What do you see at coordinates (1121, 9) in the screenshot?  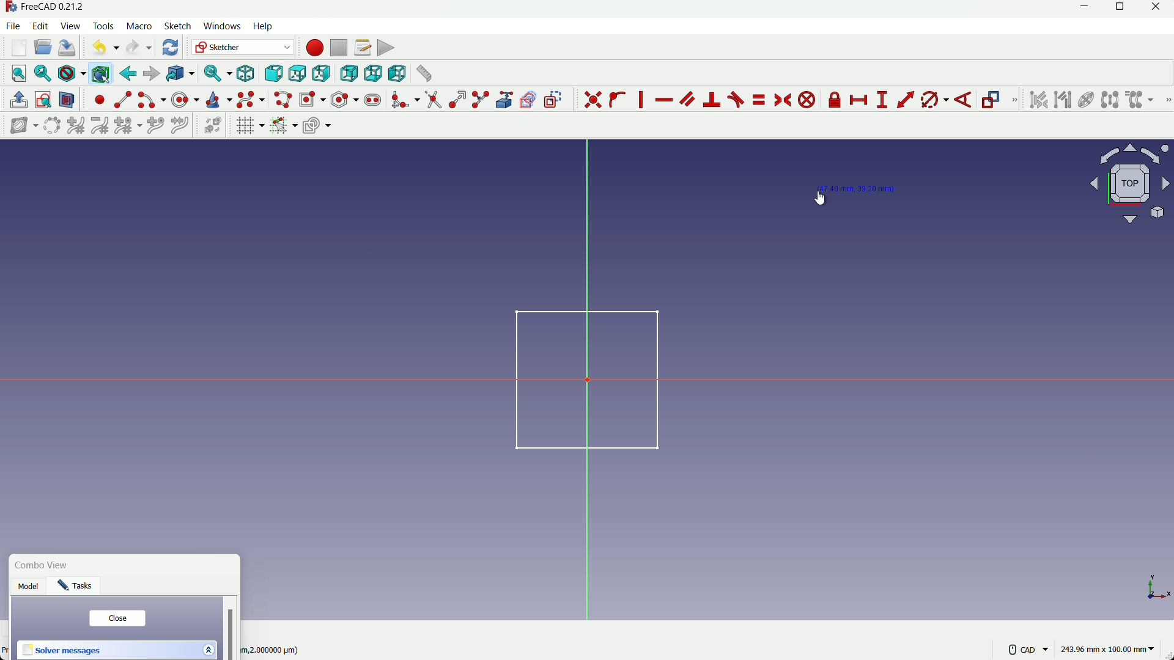 I see `maximize or restore` at bounding box center [1121, 9].